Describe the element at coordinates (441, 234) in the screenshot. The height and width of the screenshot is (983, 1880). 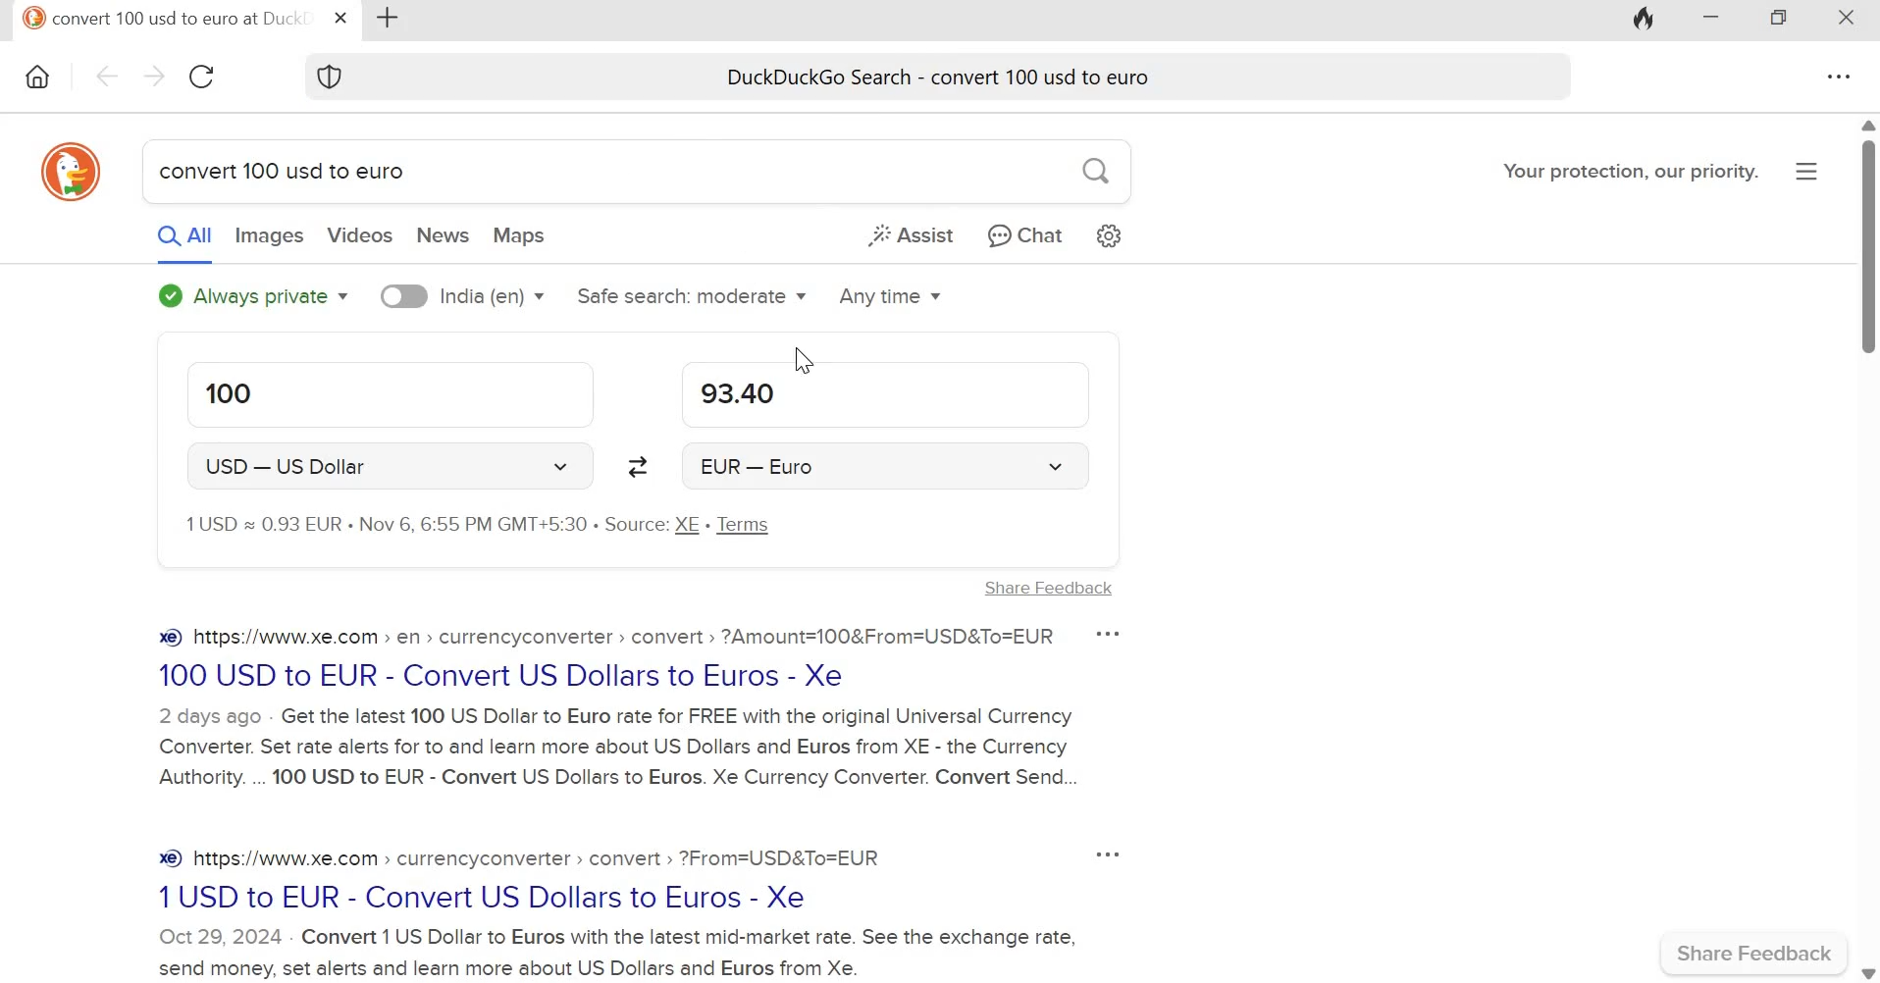
I see `News` at that location.